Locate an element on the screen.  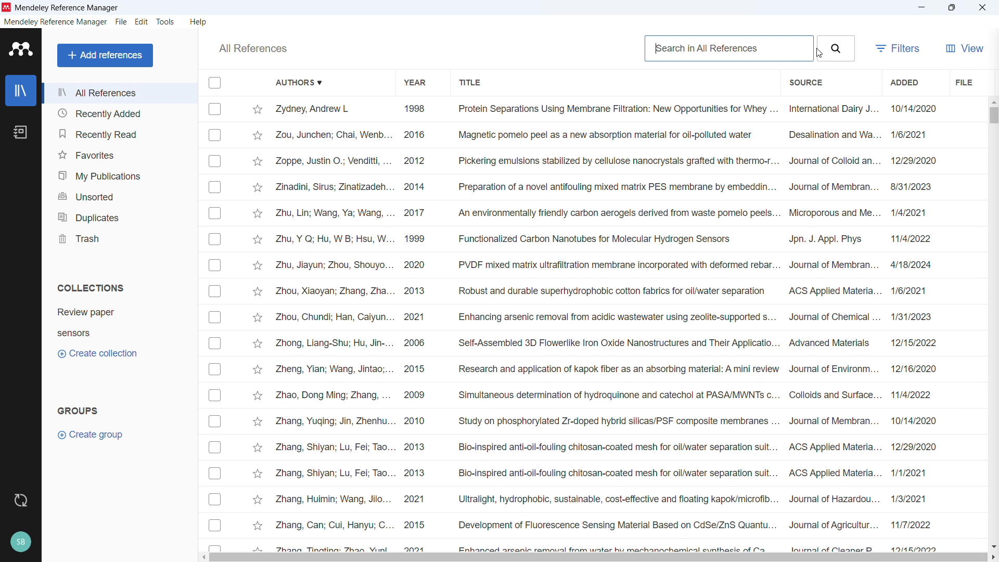
help is located at coordinates (199, 21).